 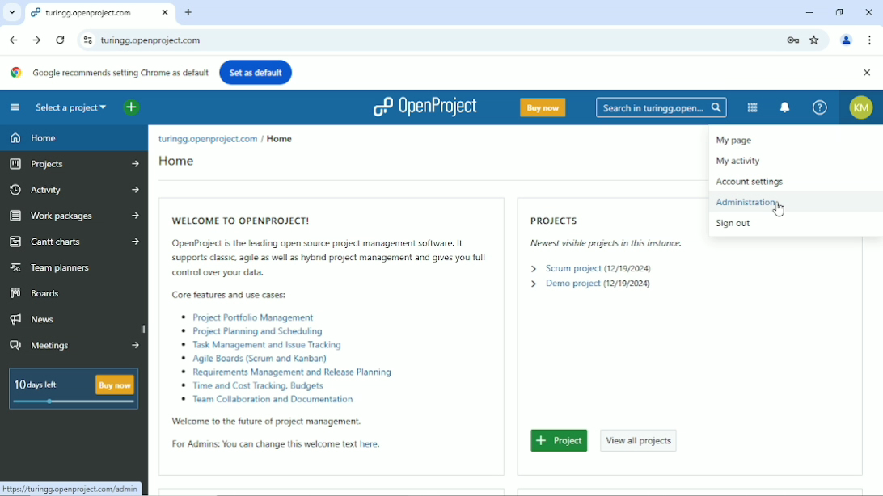 What do you see at coordinates (255, 358) in the screenshot?
I see `‘o Agile Boards (Scrum and Kanban)` at bounding box center [255, 358].